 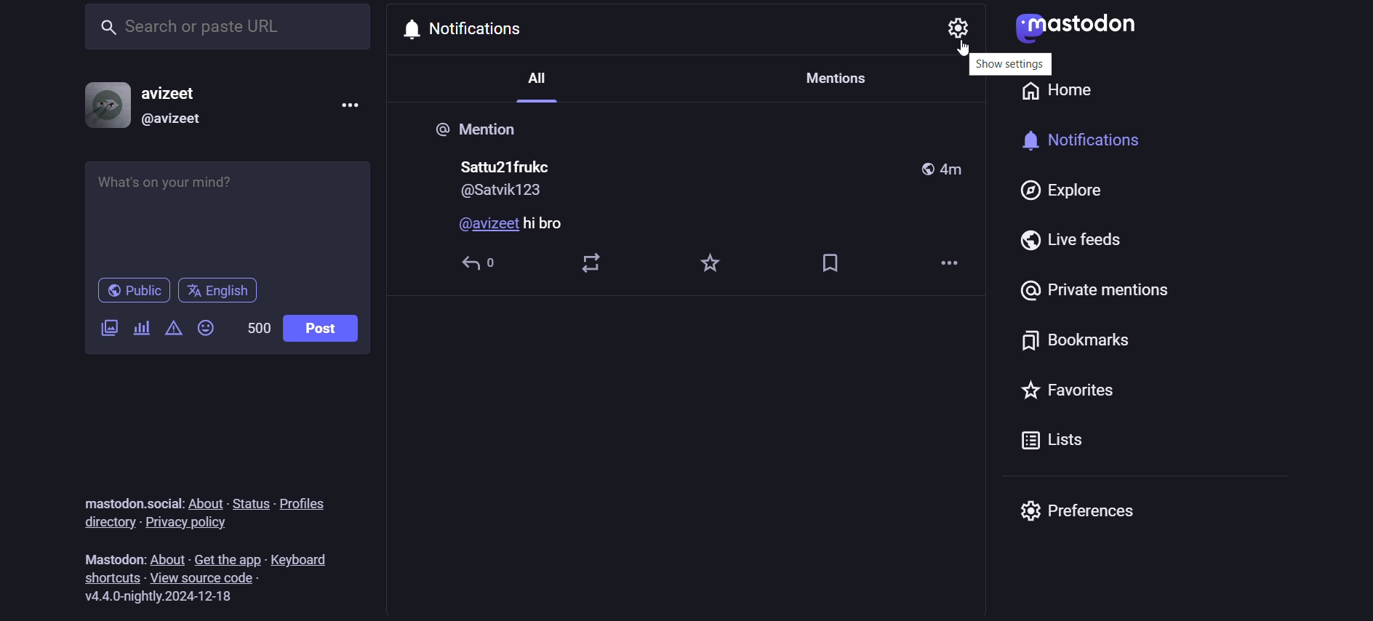 I want to click on @Mention, so click(x=481, y=132).